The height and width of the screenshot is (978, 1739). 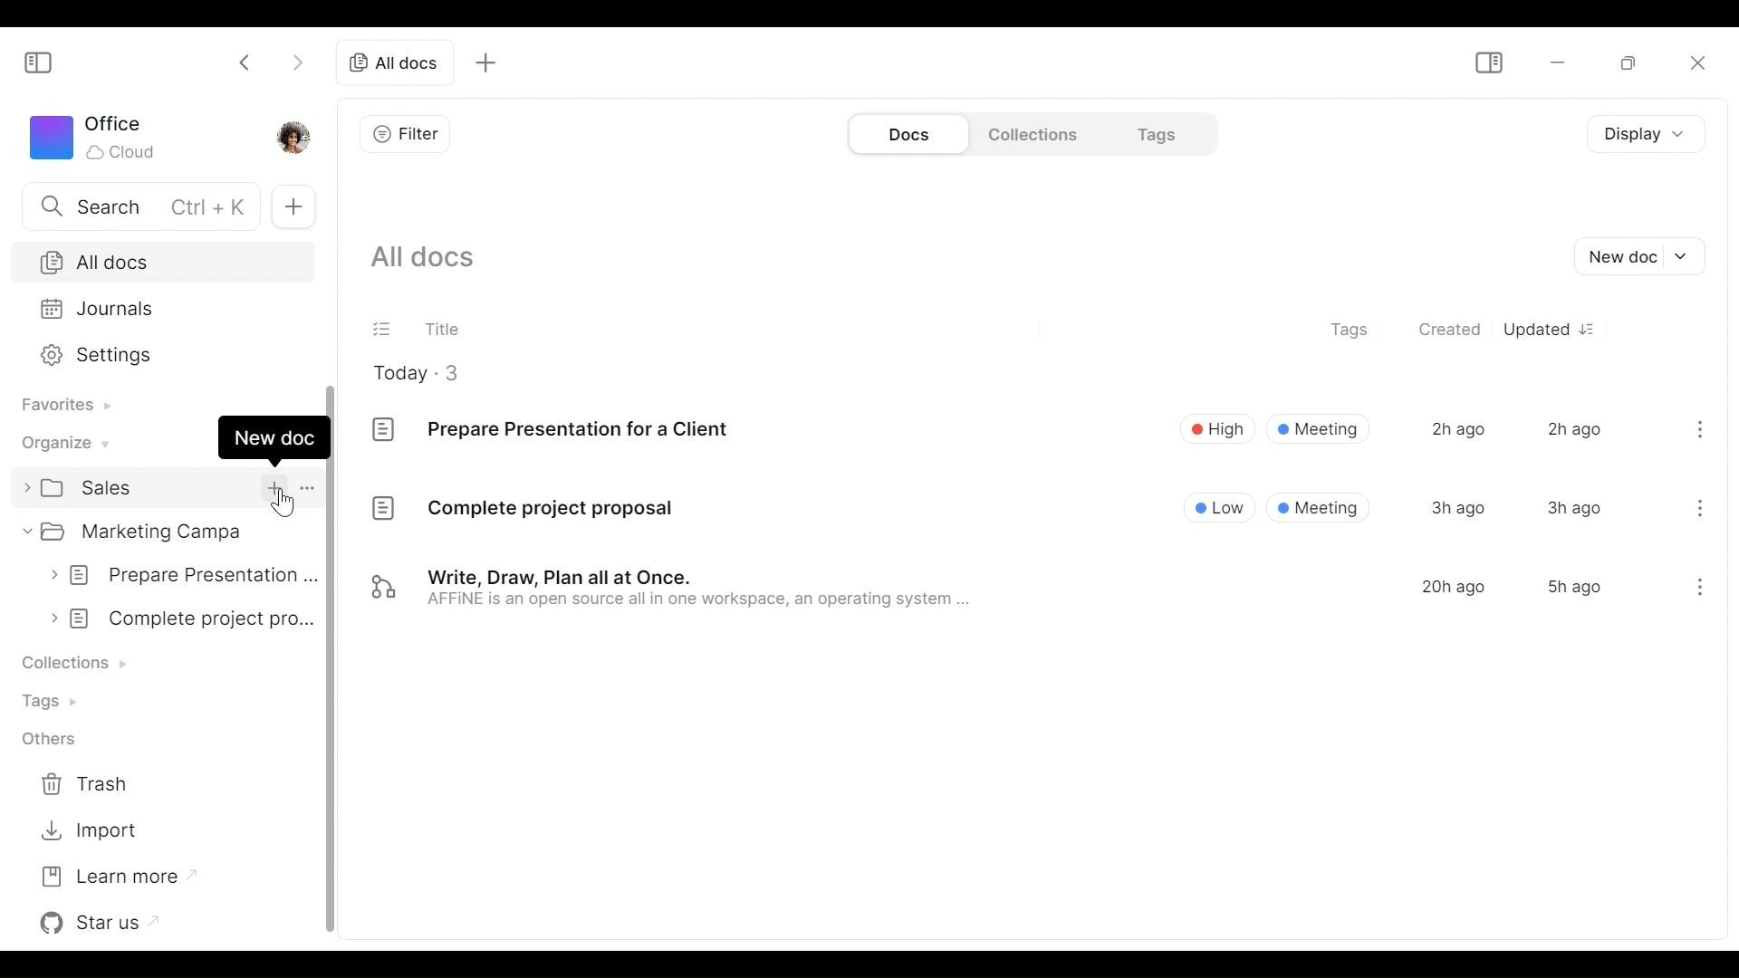 What do you see at coordinates (1216, 427) in the screenshot?
I see `High` at bounding box center [1216, 427].